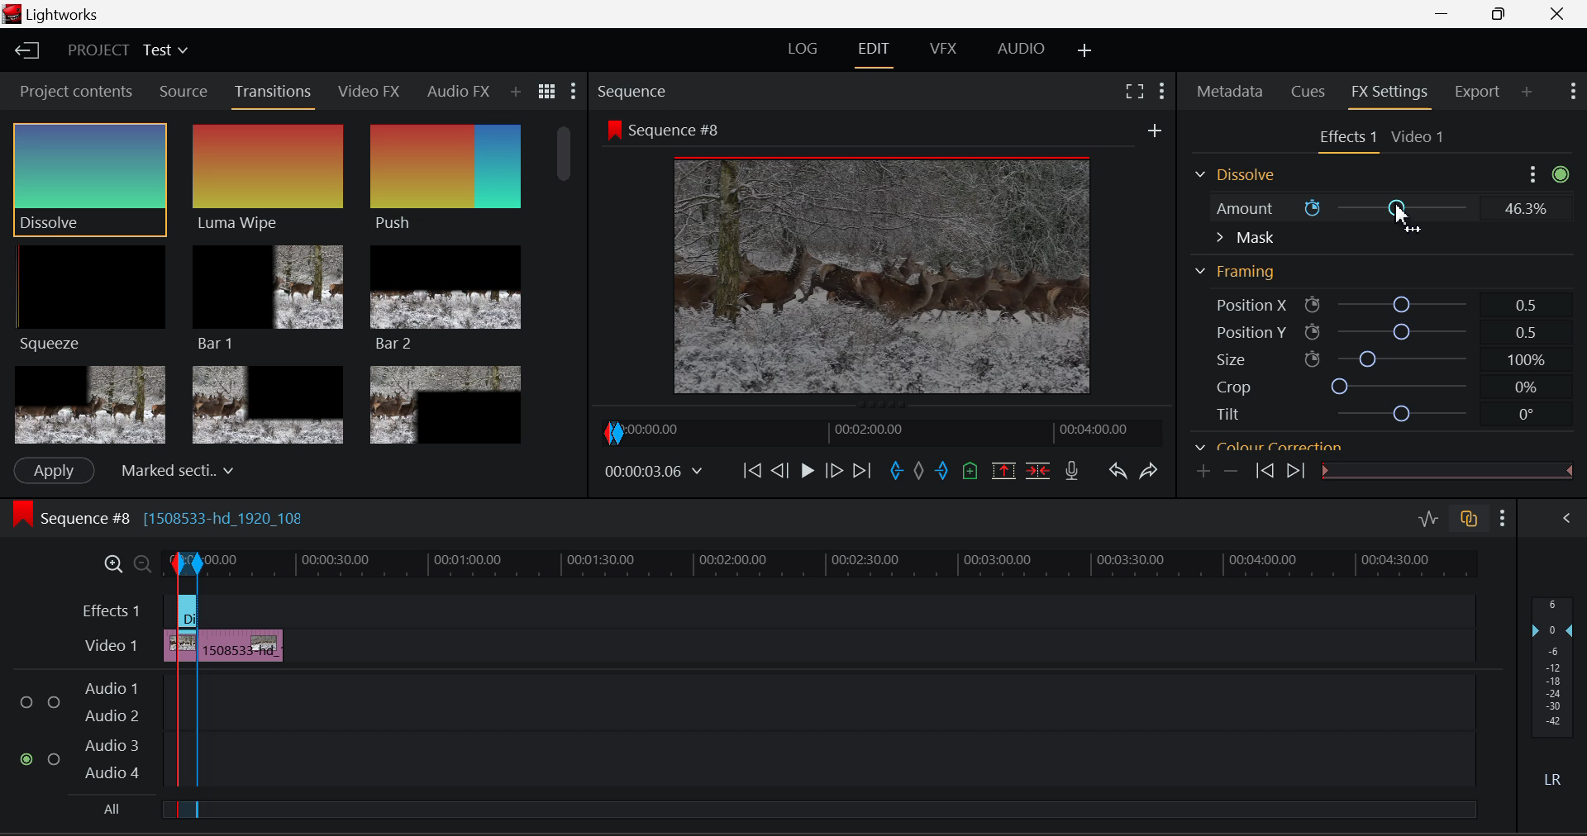 The height and width of the screenshot is (836, 1587). Describe the element at coordinates (53, 14) in the screenshot. I see `Window Title` at that location.